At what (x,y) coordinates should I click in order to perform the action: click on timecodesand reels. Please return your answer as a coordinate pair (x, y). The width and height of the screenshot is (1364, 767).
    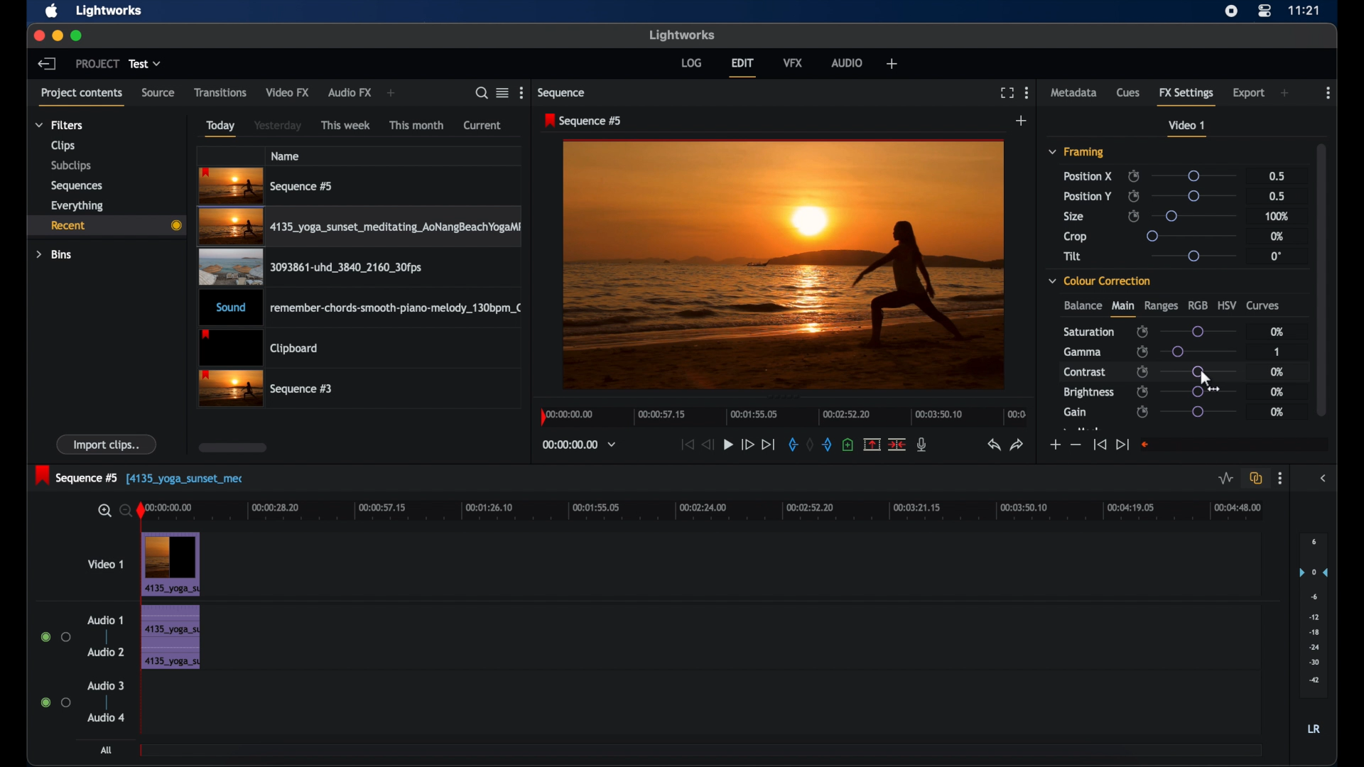
    Looking at the image, I should click on (580, 445).